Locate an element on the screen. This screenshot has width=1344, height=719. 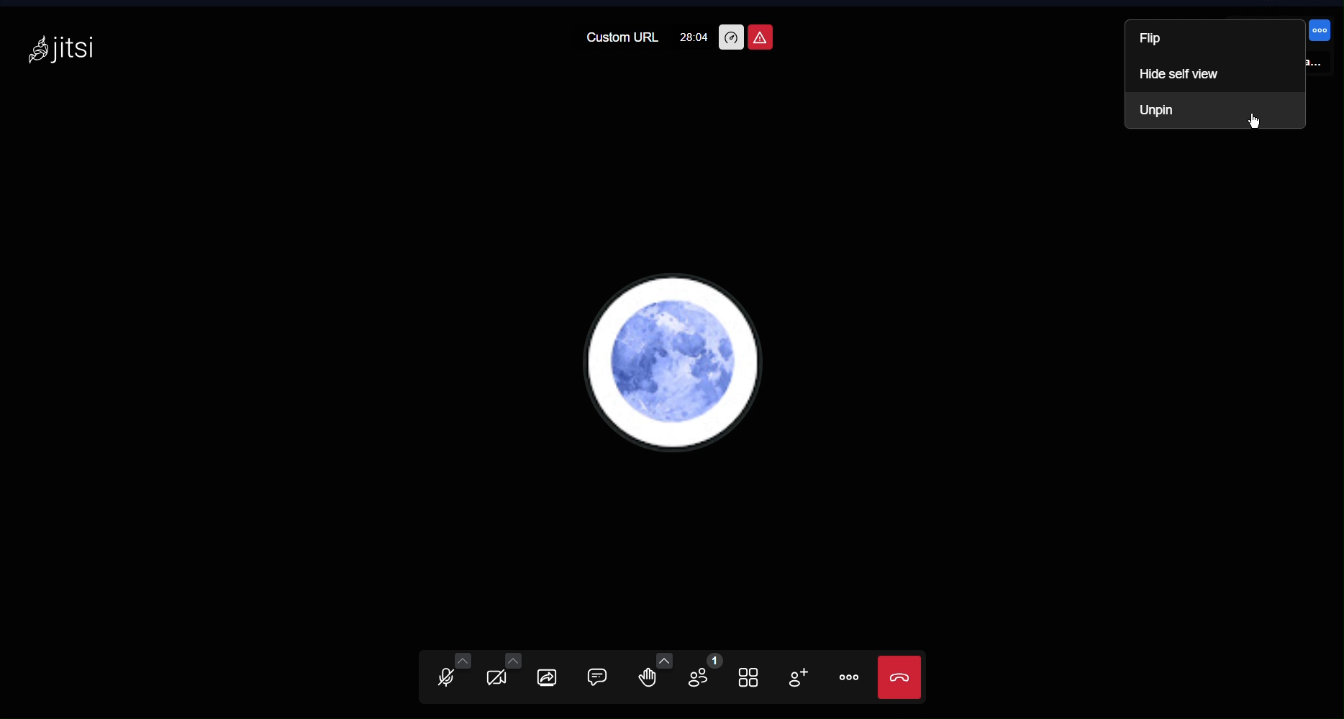
Hide self view is located at coordinates (1178, 71).